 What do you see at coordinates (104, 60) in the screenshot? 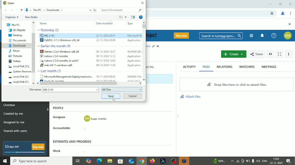
I see `09-12-2004 1205` at bounding box center [104, 60].